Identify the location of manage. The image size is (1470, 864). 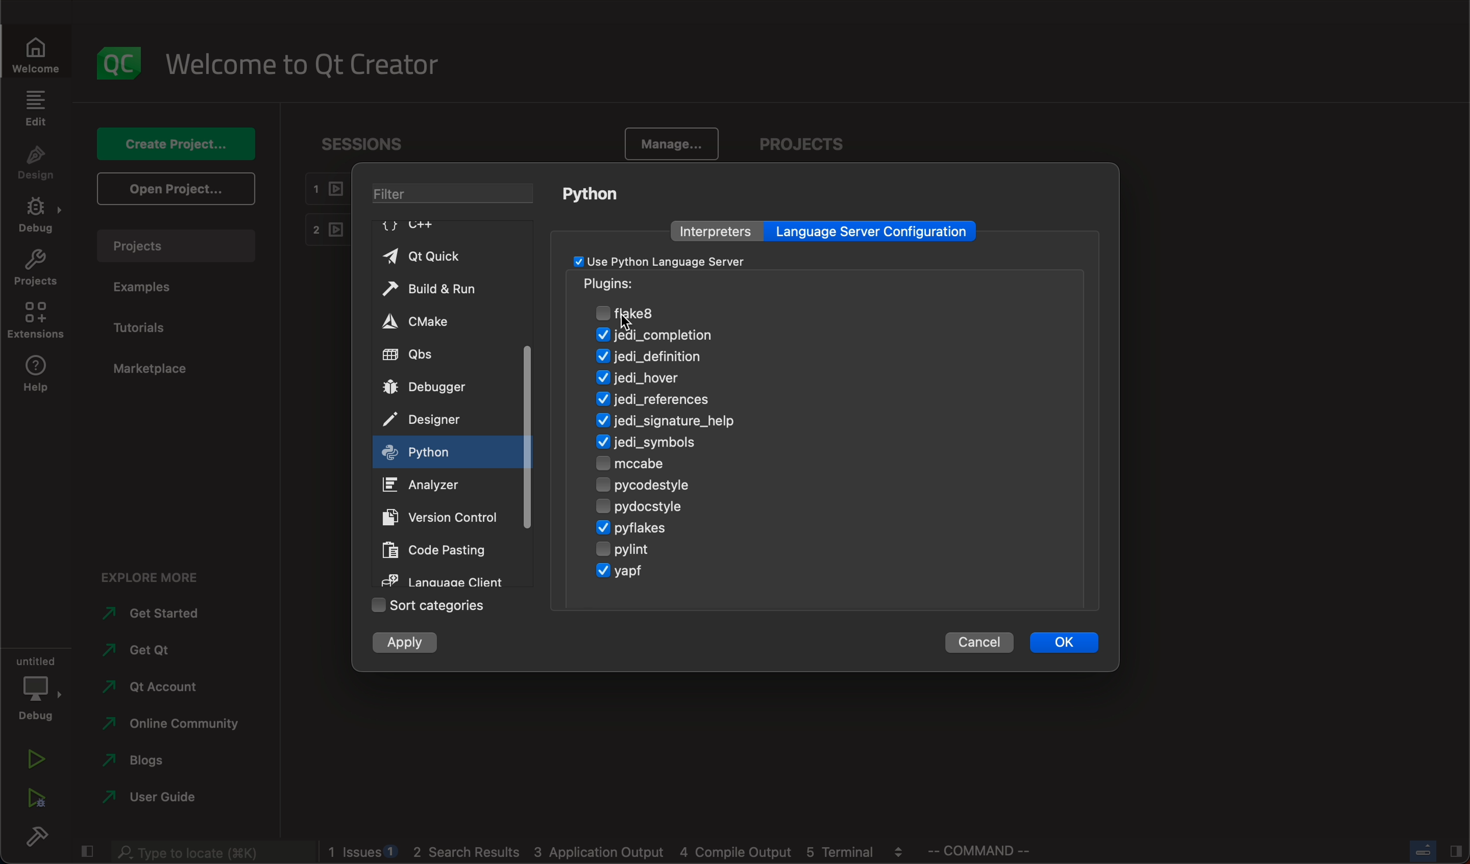
(672, 143).